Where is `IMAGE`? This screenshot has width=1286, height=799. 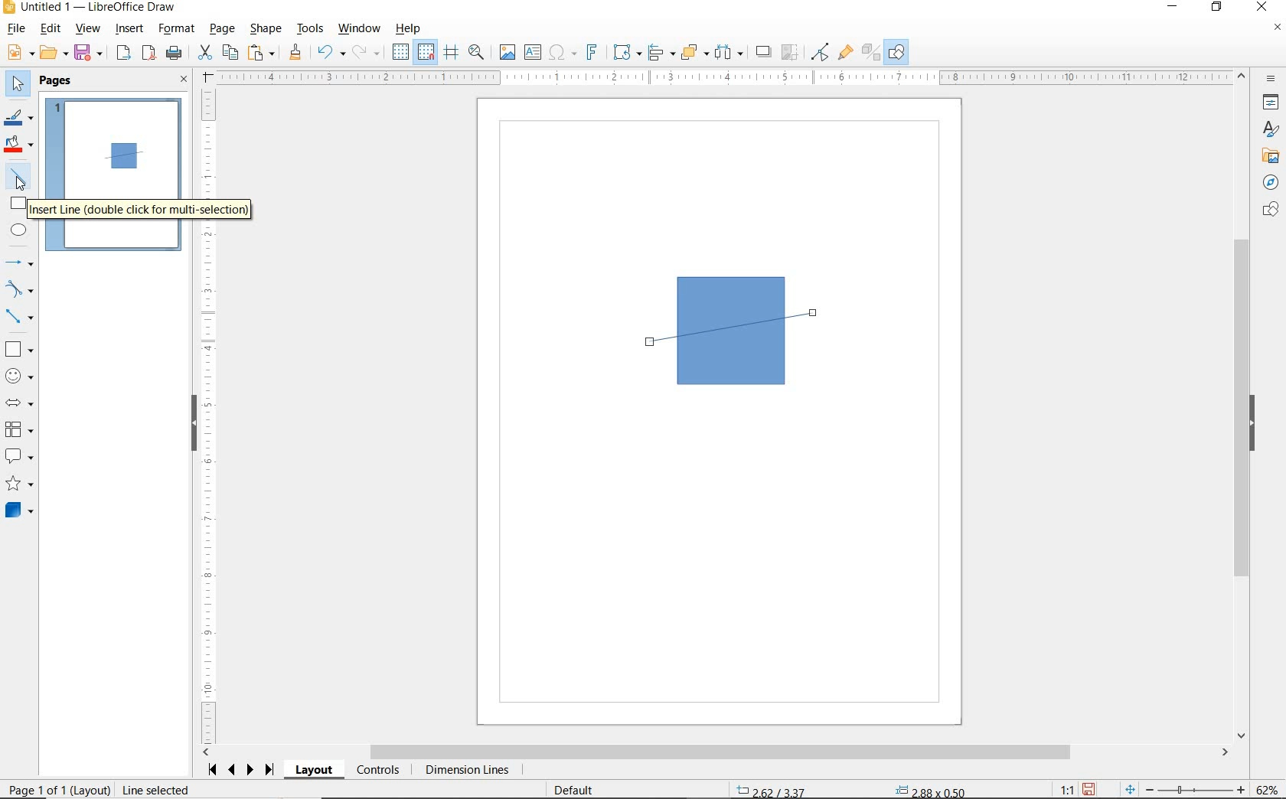 IMAGE is located at coordinates (507, 51).